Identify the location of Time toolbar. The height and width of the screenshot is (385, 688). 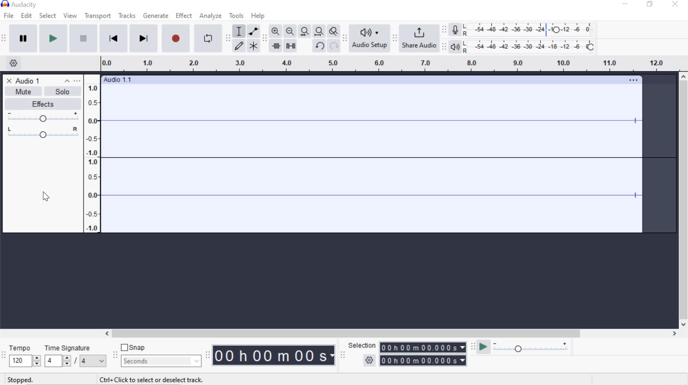
(209, 355).